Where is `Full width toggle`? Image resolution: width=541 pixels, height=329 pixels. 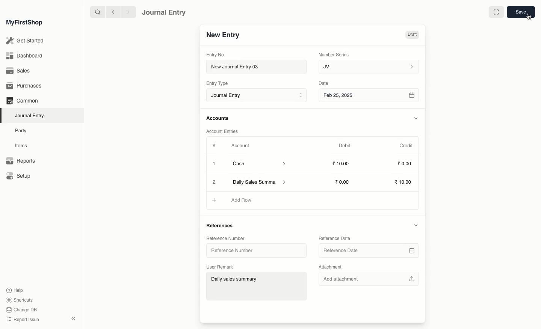
Full width toggle is located at coordinates (496, 12).